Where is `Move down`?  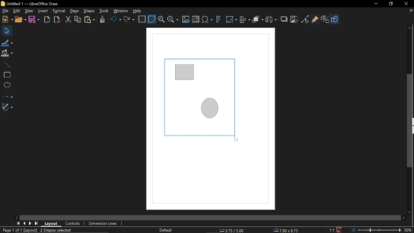
Move down is located at coordinates (410, 213).